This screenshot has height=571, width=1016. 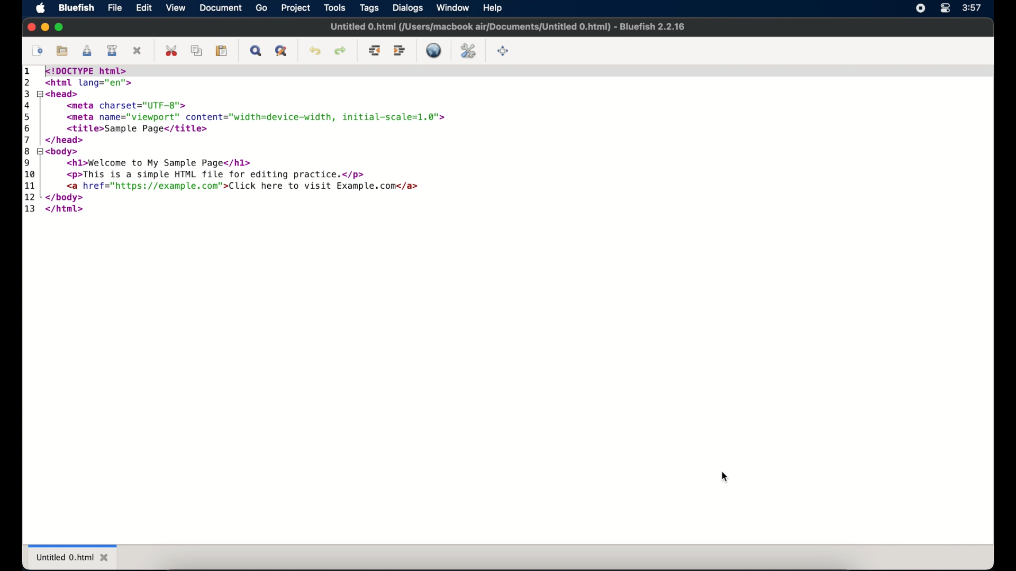 What do you see at coordinates (295, 8) in the screenshot?
I see `project` at bounding box center [295, 8].